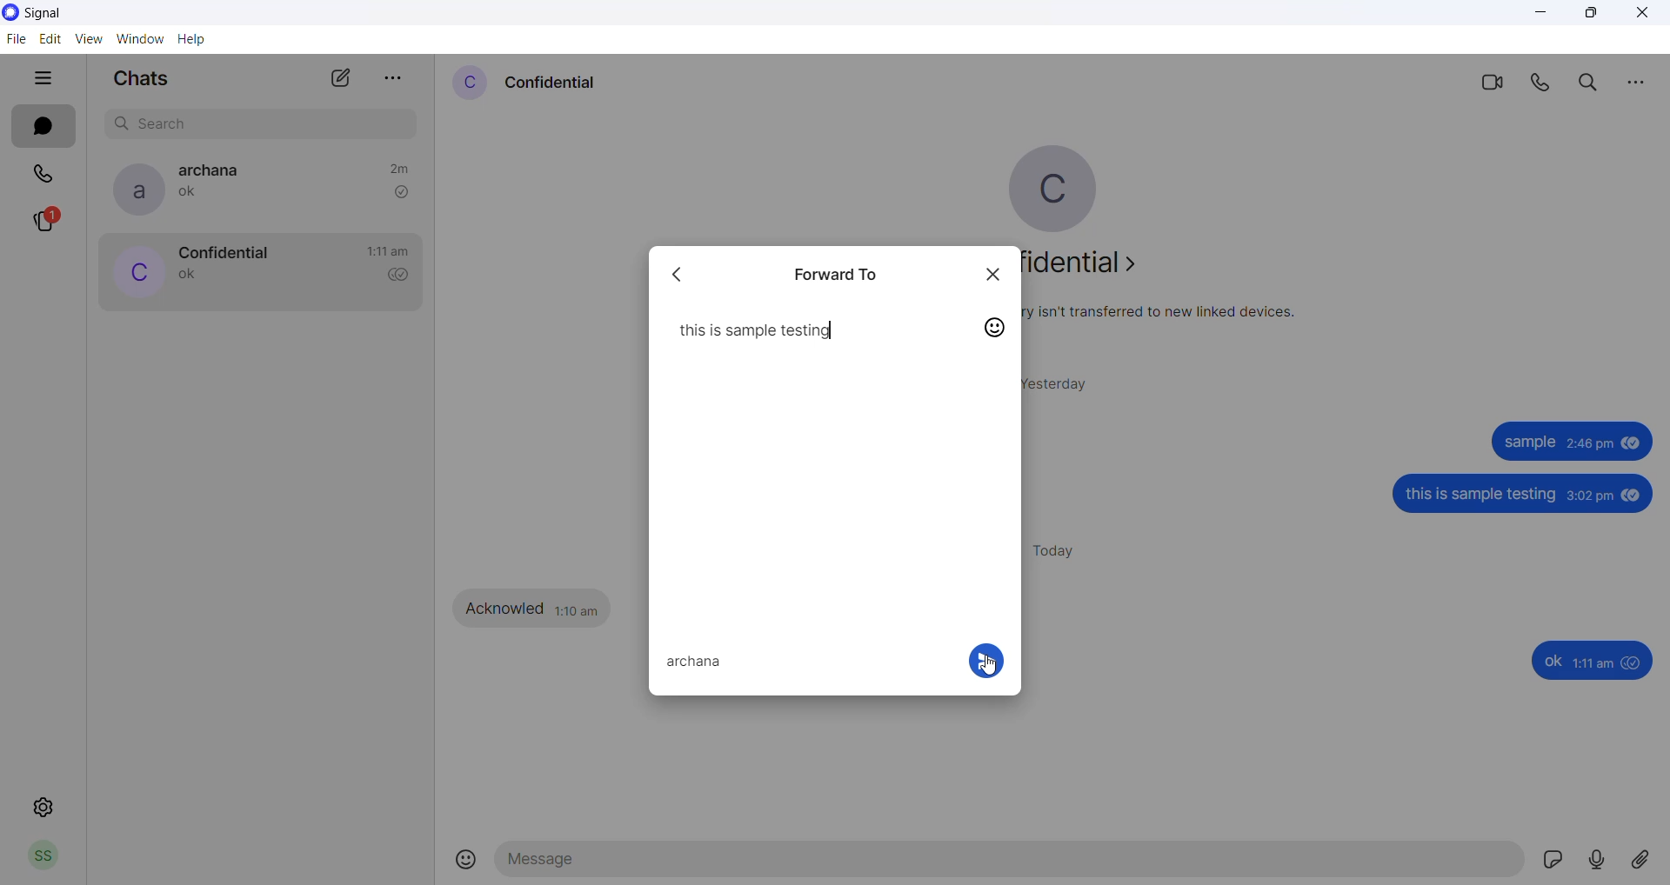 Image resolution: width=1670 pixels, height=885 pixels. Describe the element at coordinates (1595, 663) in the screenshot. I see `1:11am` at that location.